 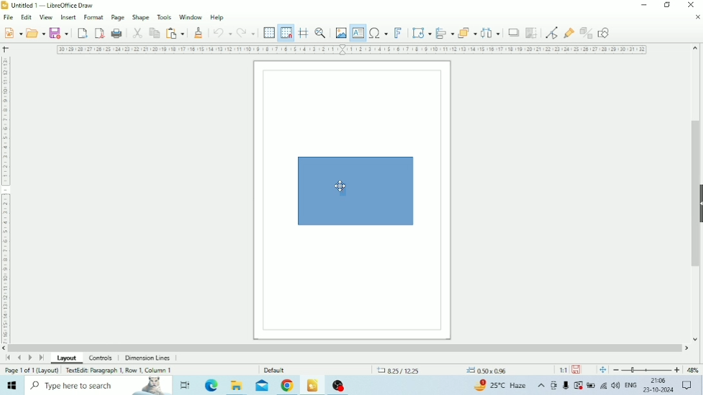 What do you see at coordinates (8, 17) in the screenshot?
I see `File` at bounding box center [8, 17].